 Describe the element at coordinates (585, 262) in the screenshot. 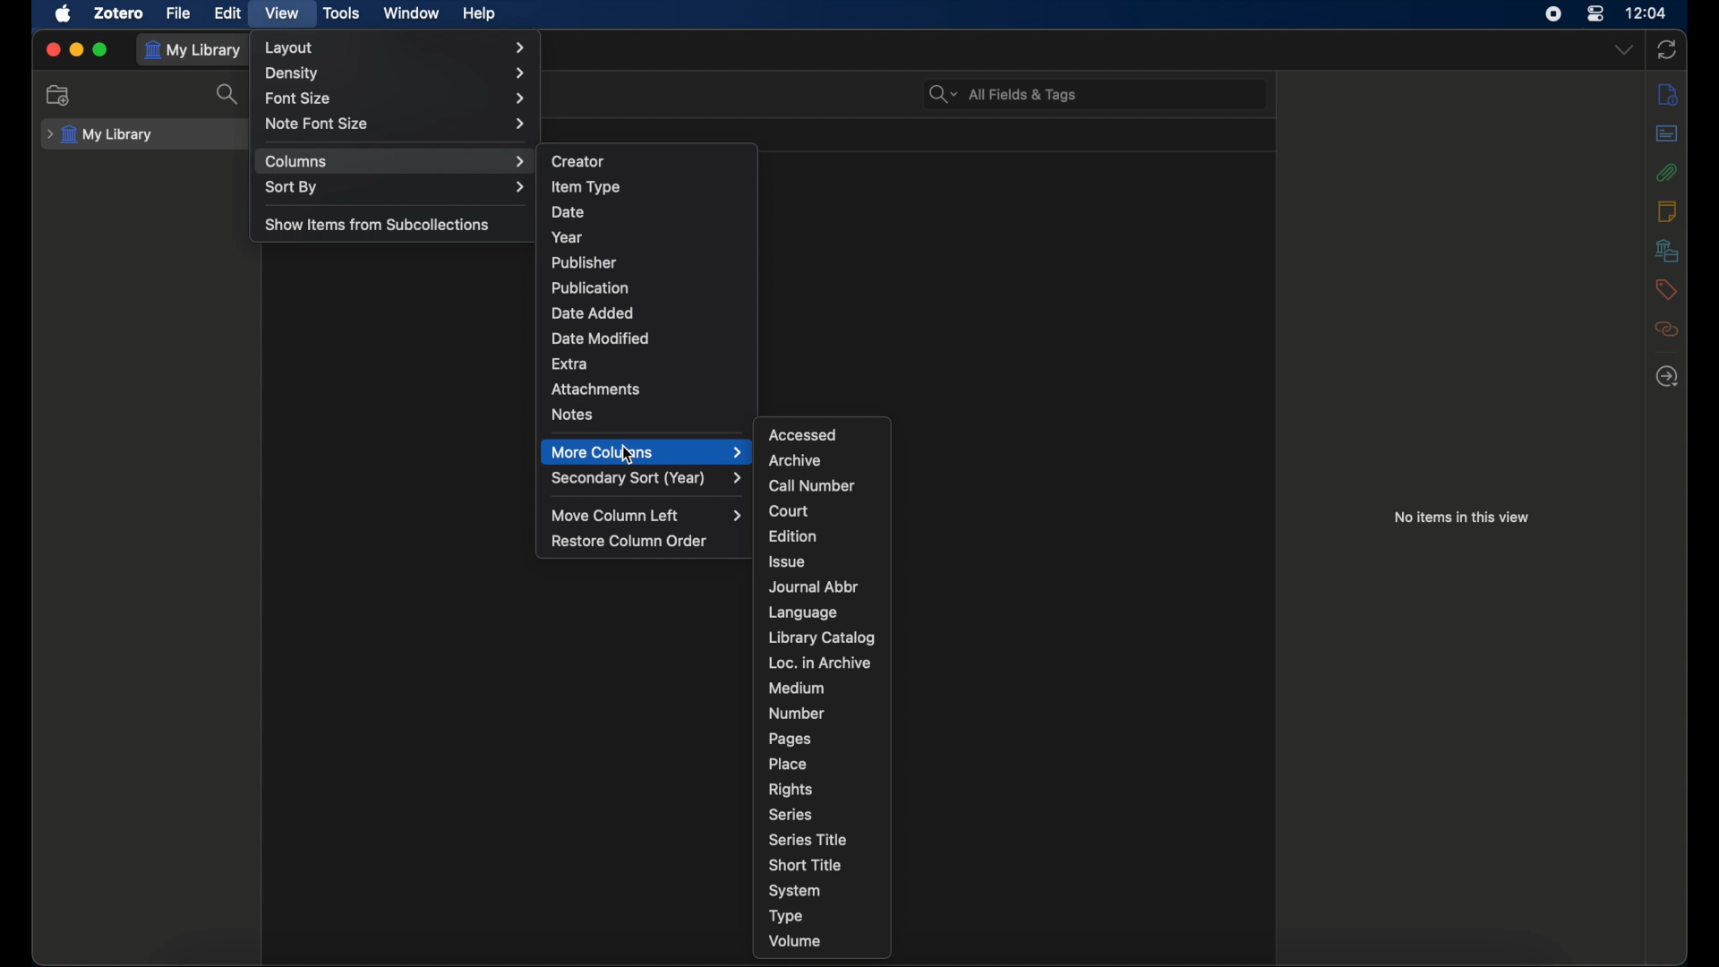

I see `publisher` at that location.